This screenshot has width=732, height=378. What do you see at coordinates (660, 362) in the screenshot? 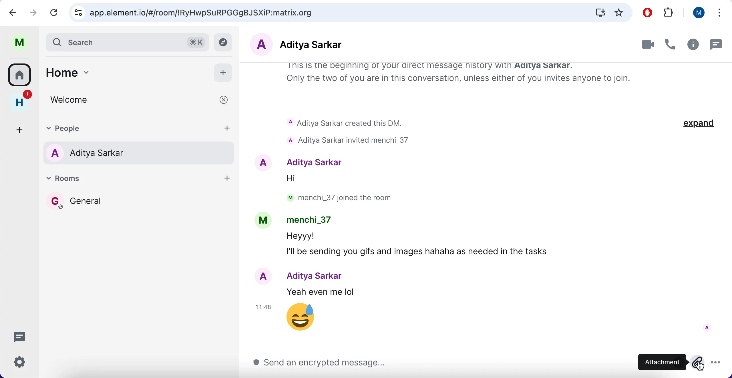
I see `attachment` at bounding box center [660, 362].